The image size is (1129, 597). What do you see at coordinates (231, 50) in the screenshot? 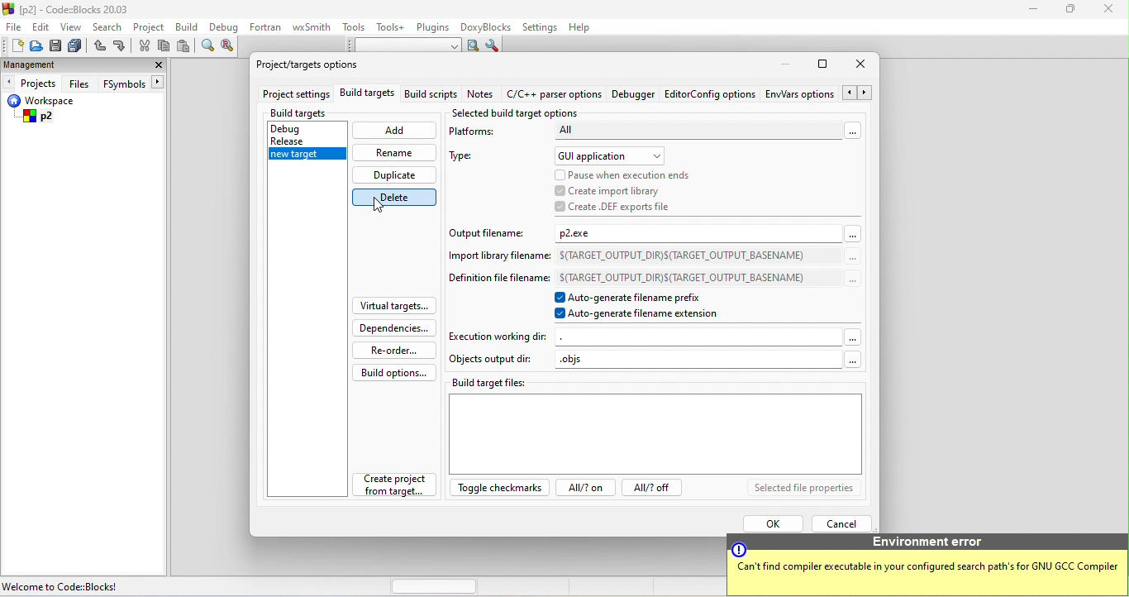
I see `replace` at bounding box center [231, 50].